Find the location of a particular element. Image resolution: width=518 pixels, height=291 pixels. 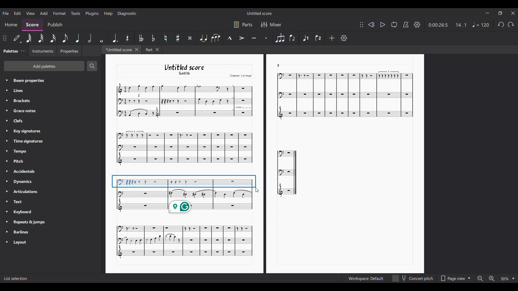

Voice 2 is located at coordinates (318, 38).